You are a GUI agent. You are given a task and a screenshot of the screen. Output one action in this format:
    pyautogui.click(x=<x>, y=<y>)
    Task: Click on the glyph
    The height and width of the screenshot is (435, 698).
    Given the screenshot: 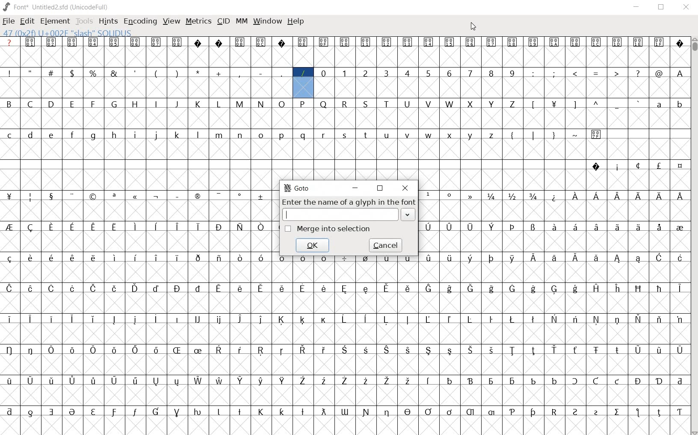 What is the action you would take?
    pyautogui.click(x=281, y=320)
    